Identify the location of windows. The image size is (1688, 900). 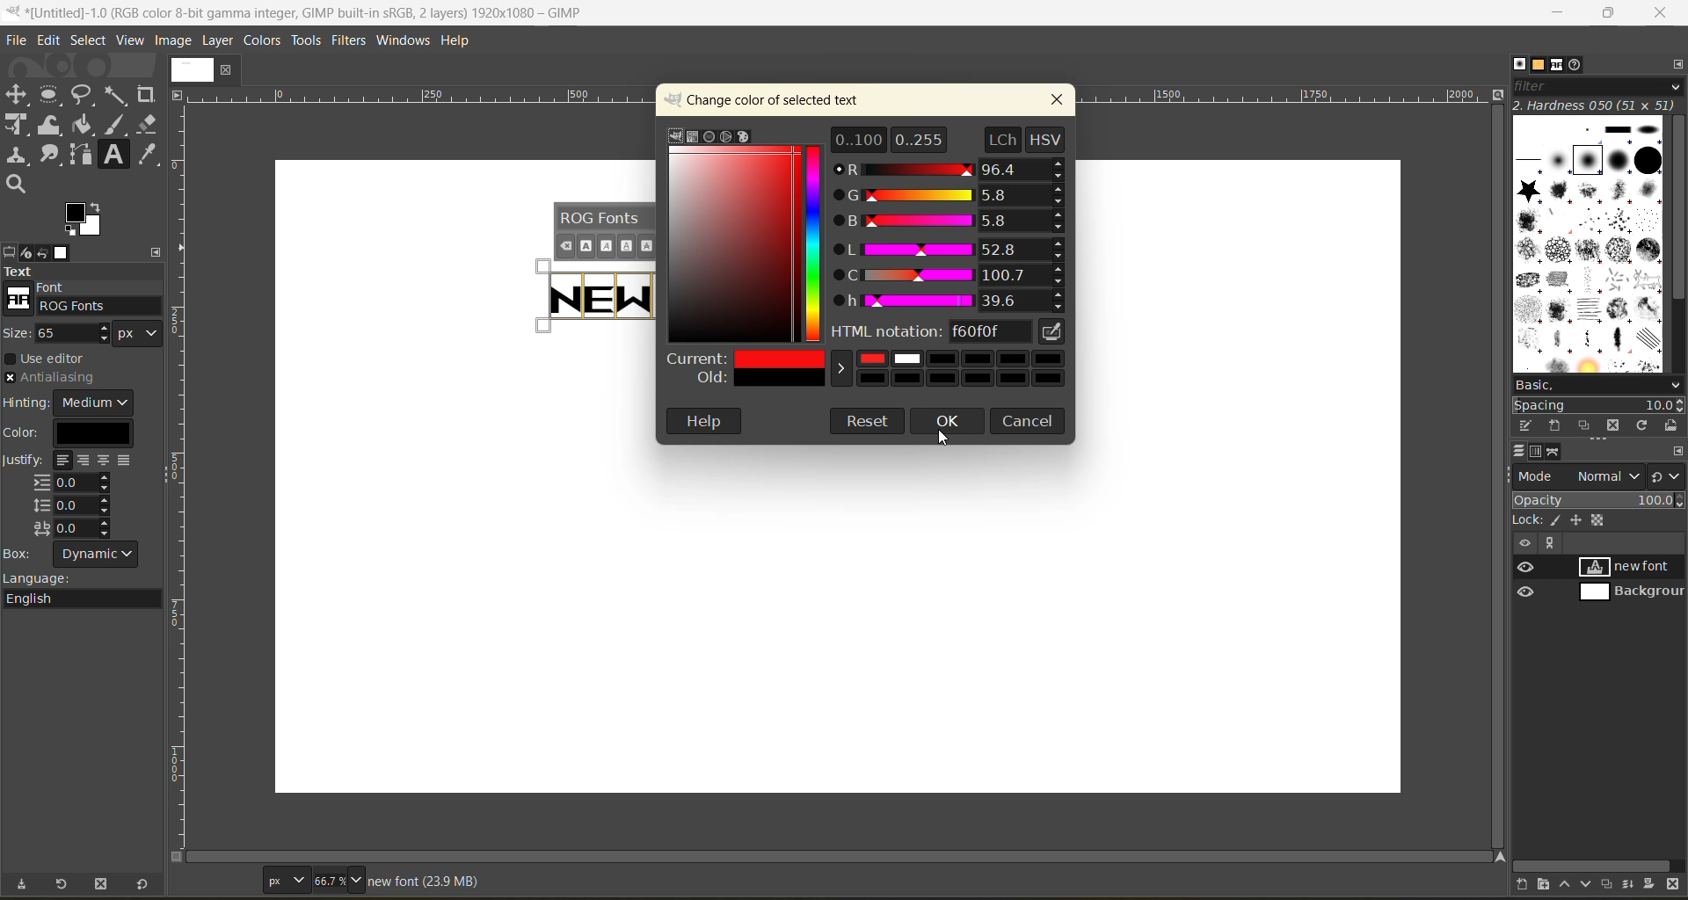
(402, 42).